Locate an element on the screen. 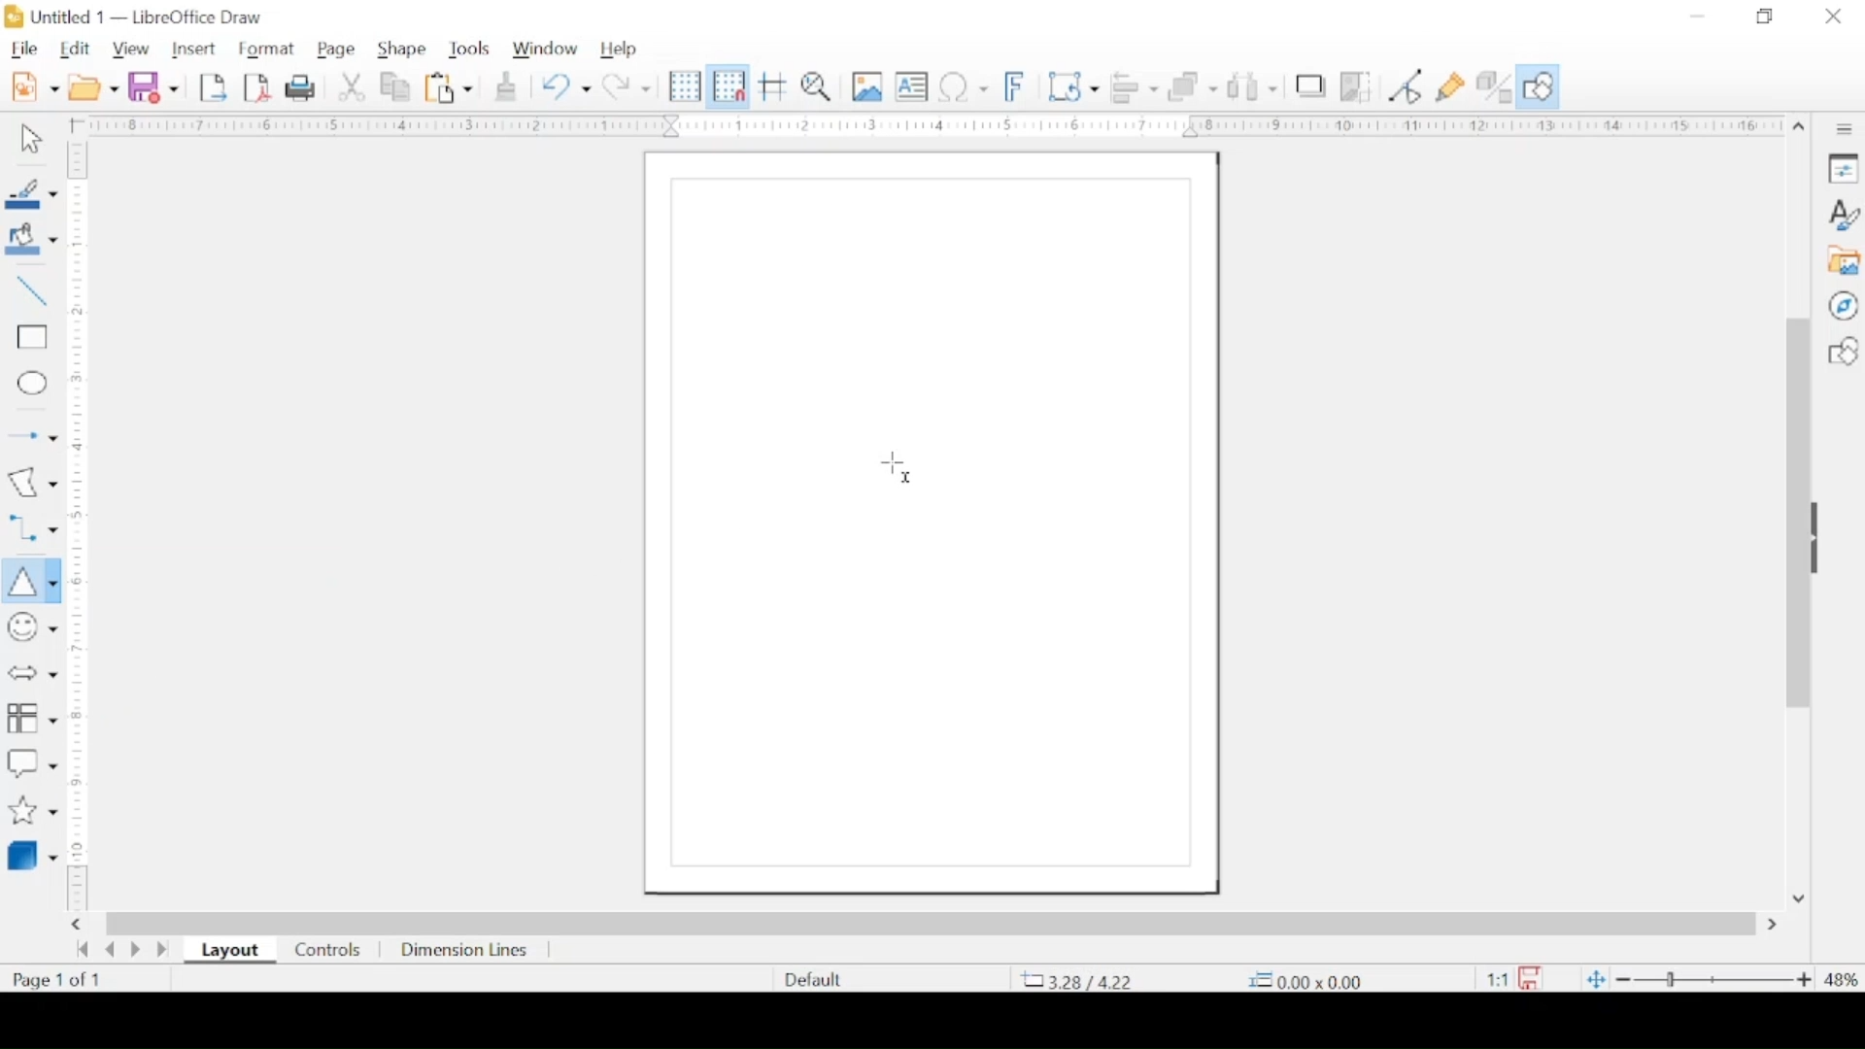 The height and width of the screenshot is (1049, 1865). paste options is located at coordinates (450, 88).